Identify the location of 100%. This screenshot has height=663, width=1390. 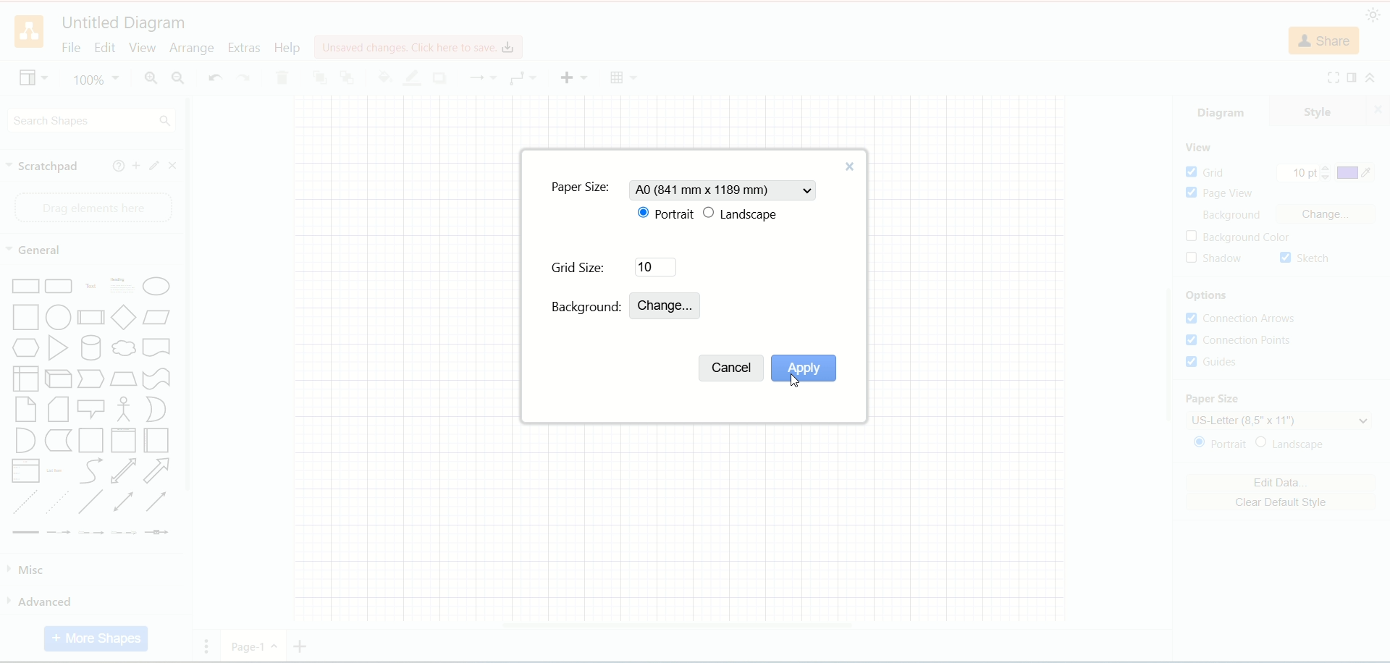
(95, 79).